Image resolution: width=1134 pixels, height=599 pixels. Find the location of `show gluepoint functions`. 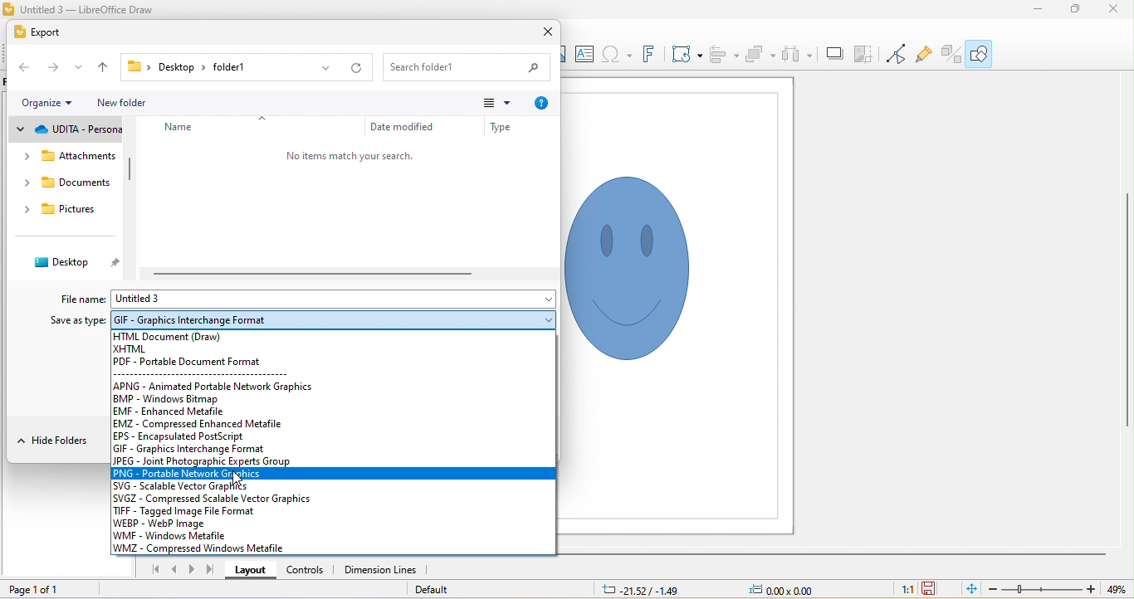

show gluepoint functions is located at coordinates (923, 57).